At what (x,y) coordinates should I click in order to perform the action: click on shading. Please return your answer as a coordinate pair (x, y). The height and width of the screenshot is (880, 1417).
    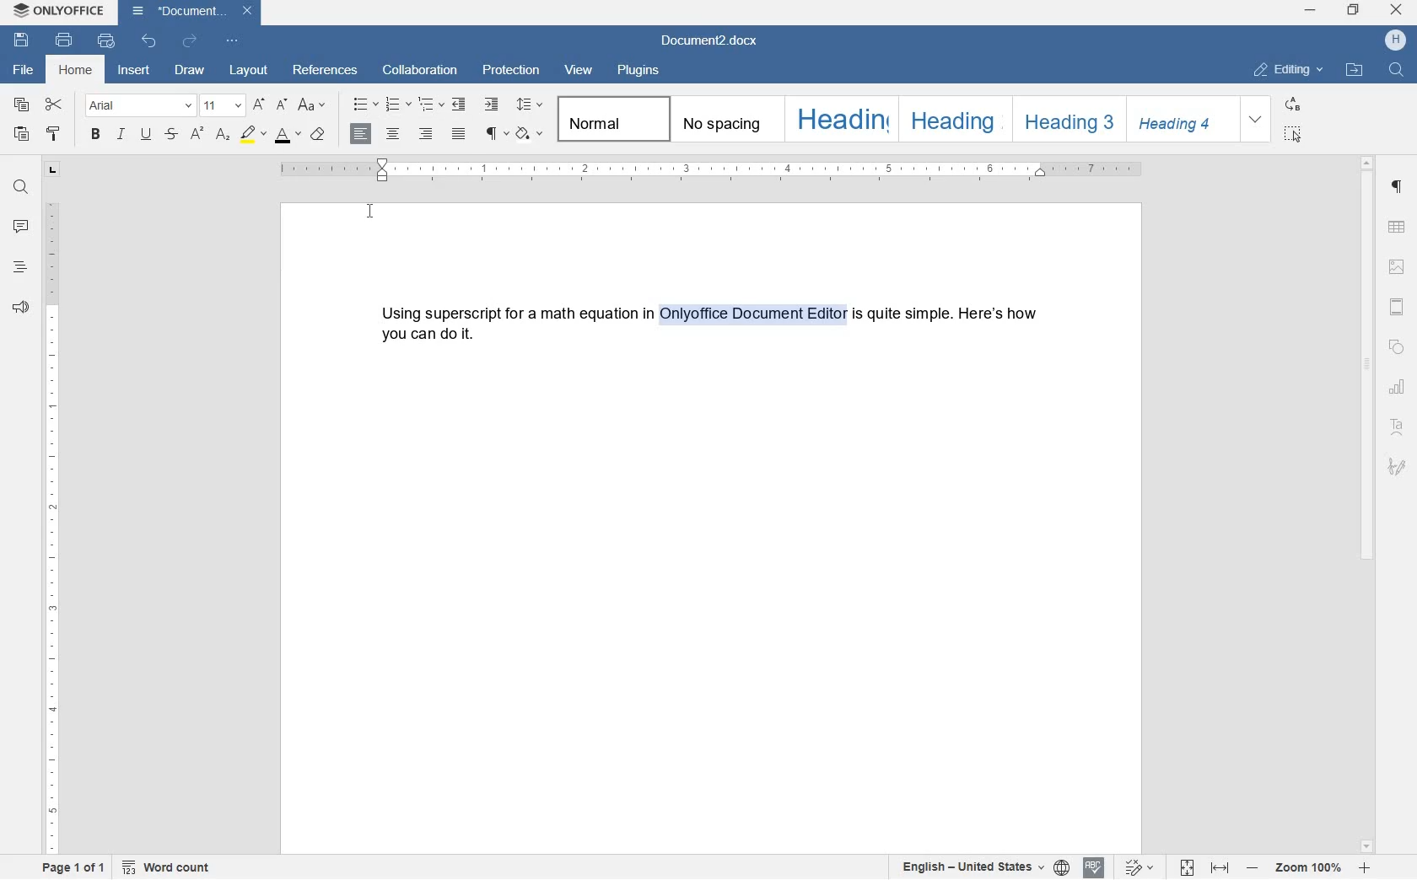
    Looking at the image, I should click on (529, 135).